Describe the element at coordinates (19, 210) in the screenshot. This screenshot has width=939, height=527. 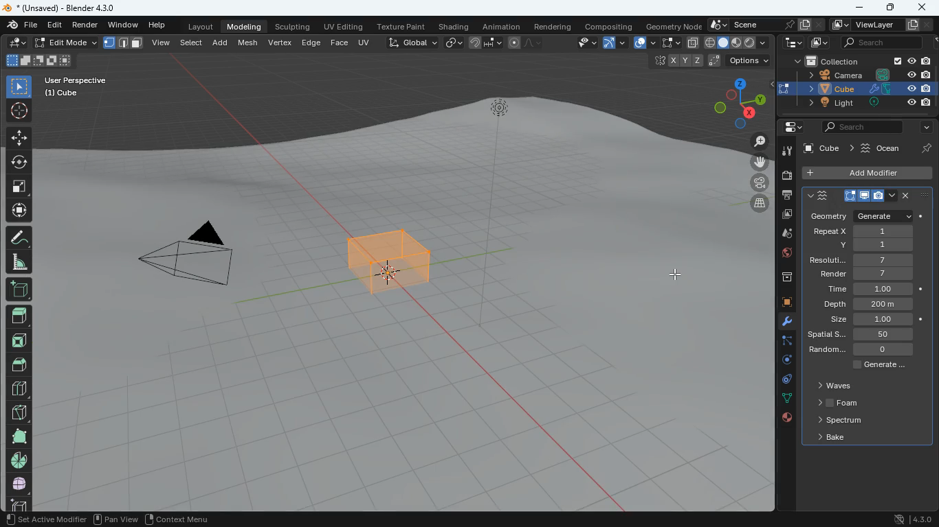
I see `move` at that location.